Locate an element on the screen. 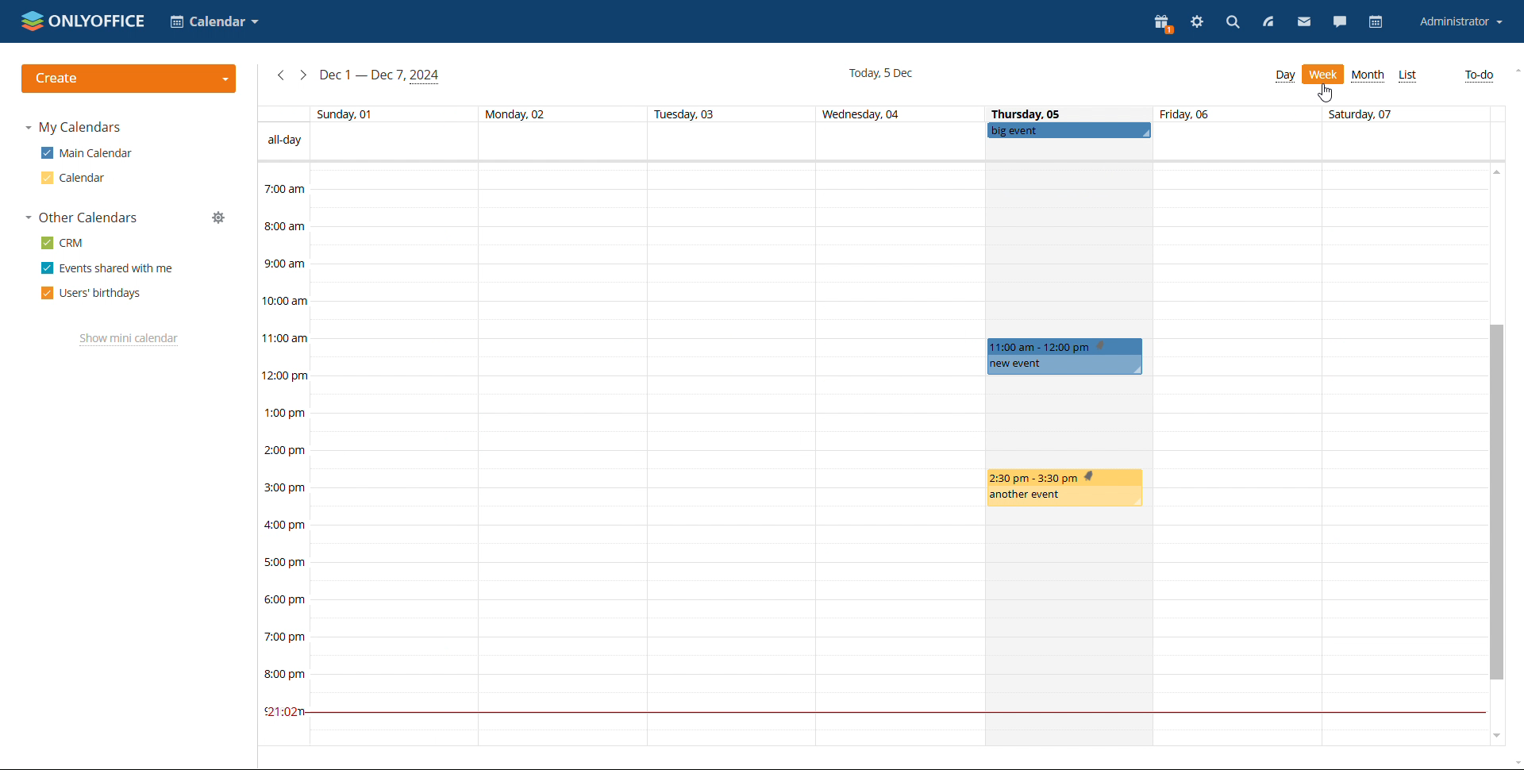 Image resolution: width=1524 pixels, height=770 pixels. week view is located at coordinates (1323, 75).